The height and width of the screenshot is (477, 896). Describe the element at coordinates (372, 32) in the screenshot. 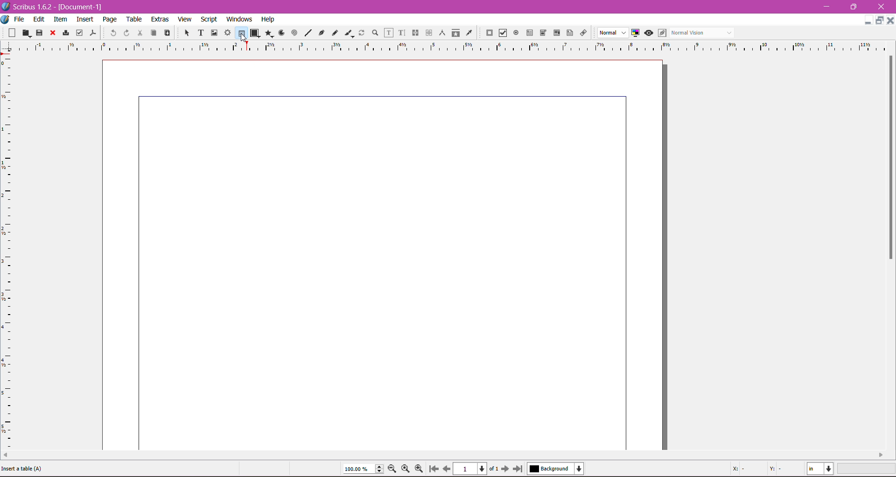

I see `Zoom in or out` at that location.